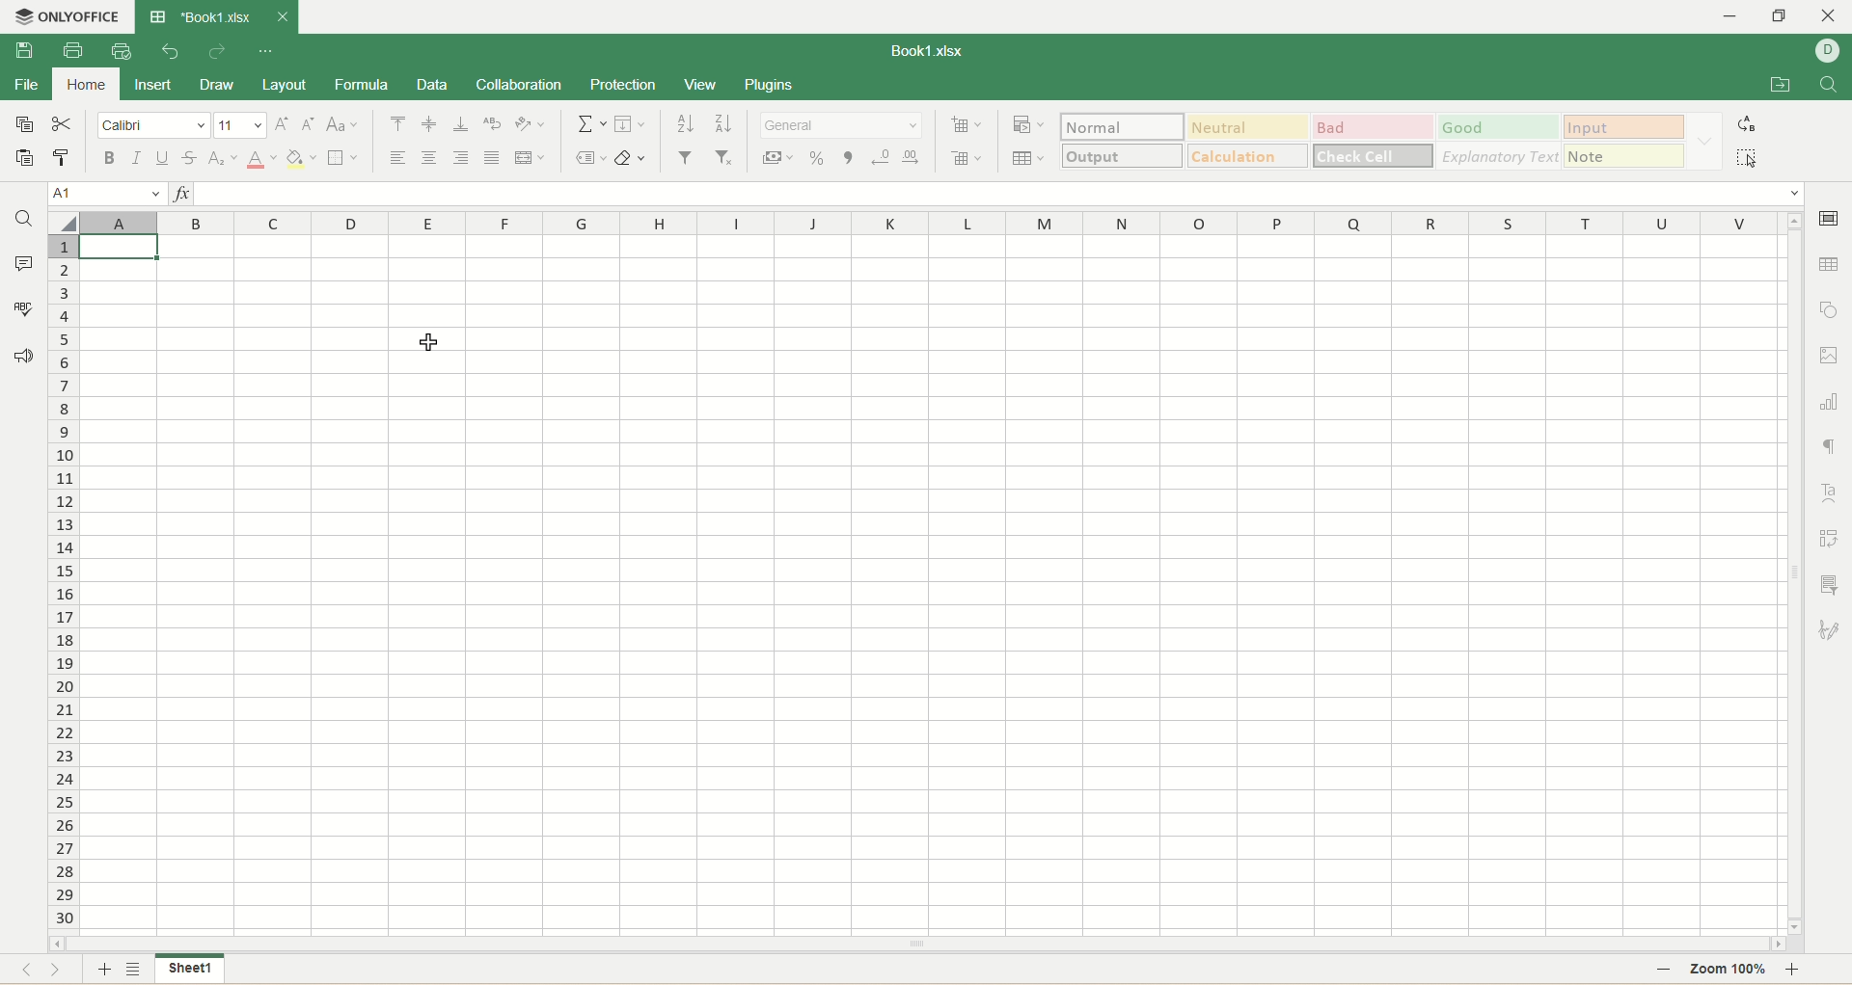  What do you see at coordinates (1001, 193) in the screenshot?
I see `input line` at bounding box center [1001, 193].